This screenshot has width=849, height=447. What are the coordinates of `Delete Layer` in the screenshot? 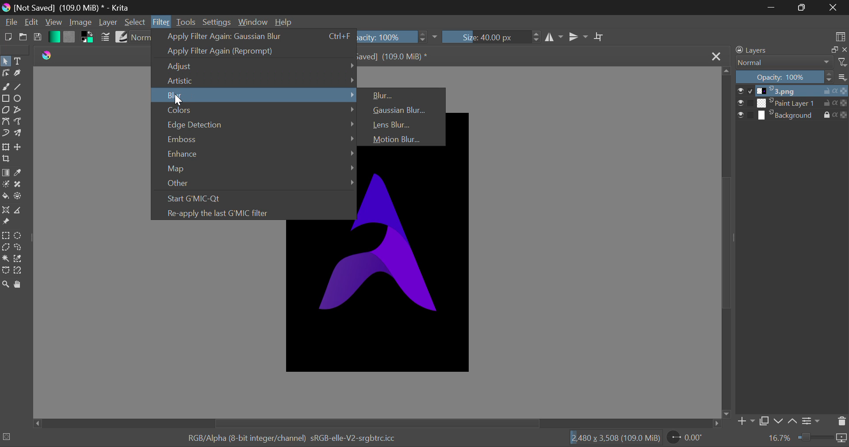 It's located at (841, 421).